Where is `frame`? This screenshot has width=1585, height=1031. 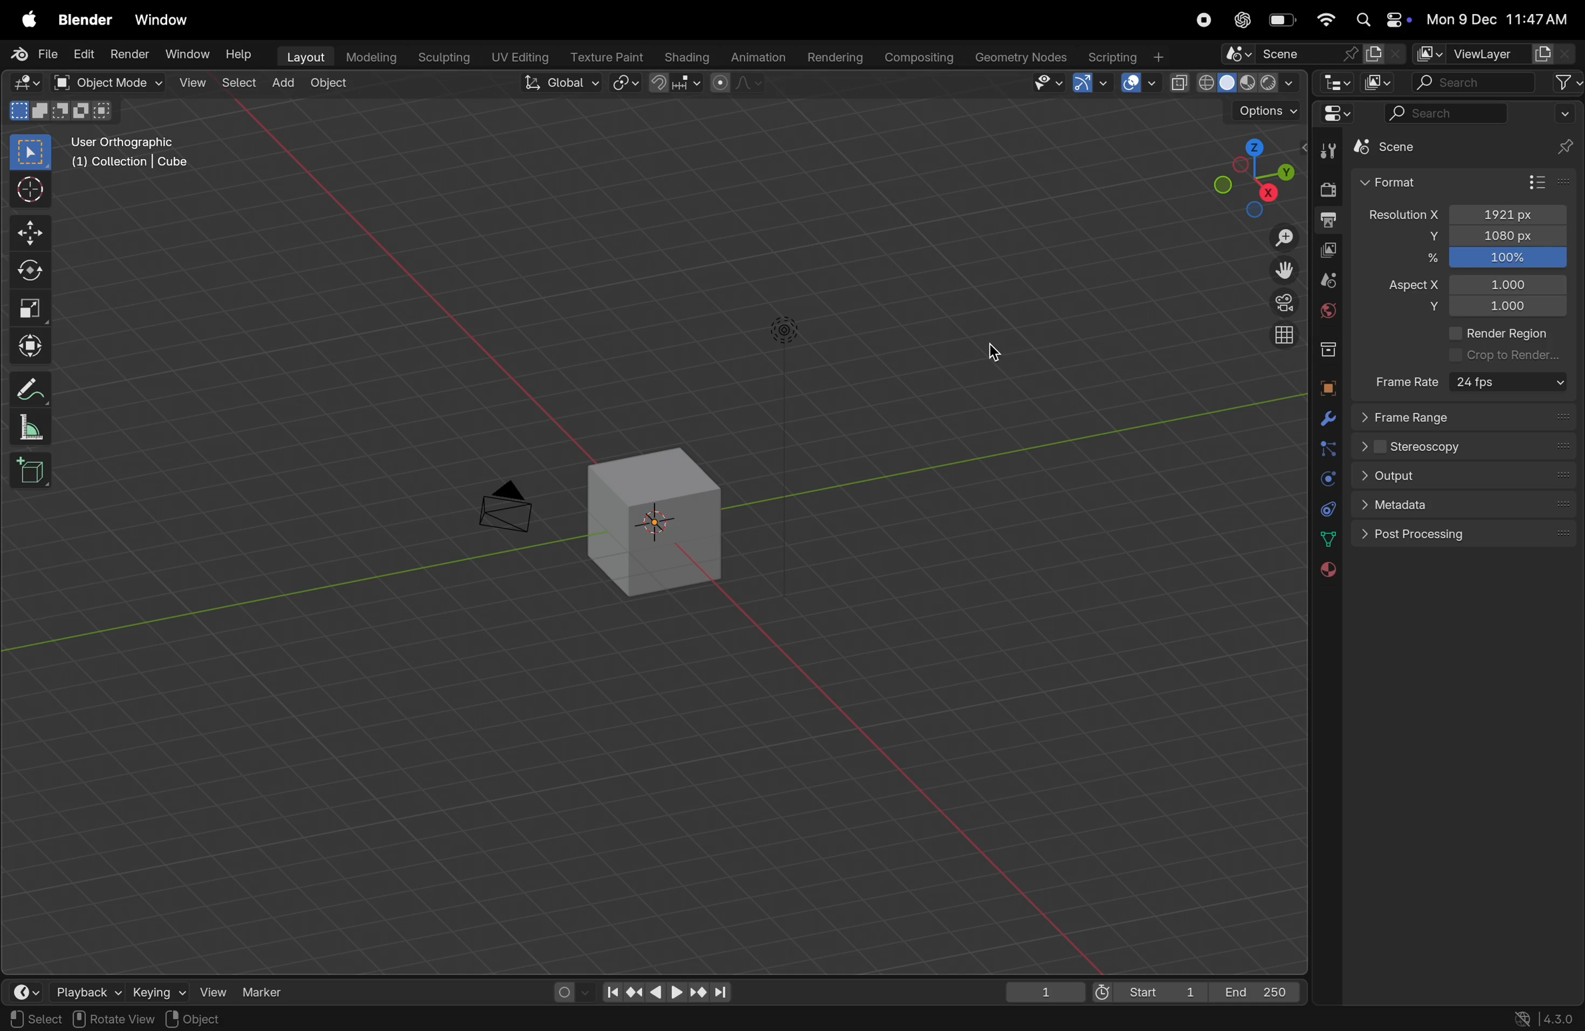 frame is located at coordinates (1408, 381).